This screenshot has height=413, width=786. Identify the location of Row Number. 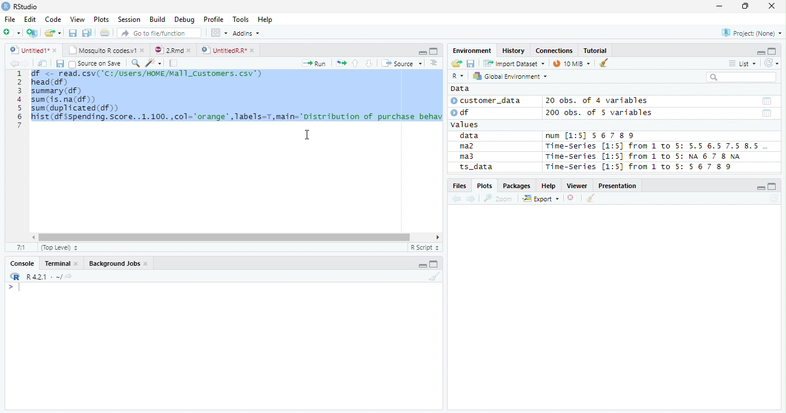
(19, 99).